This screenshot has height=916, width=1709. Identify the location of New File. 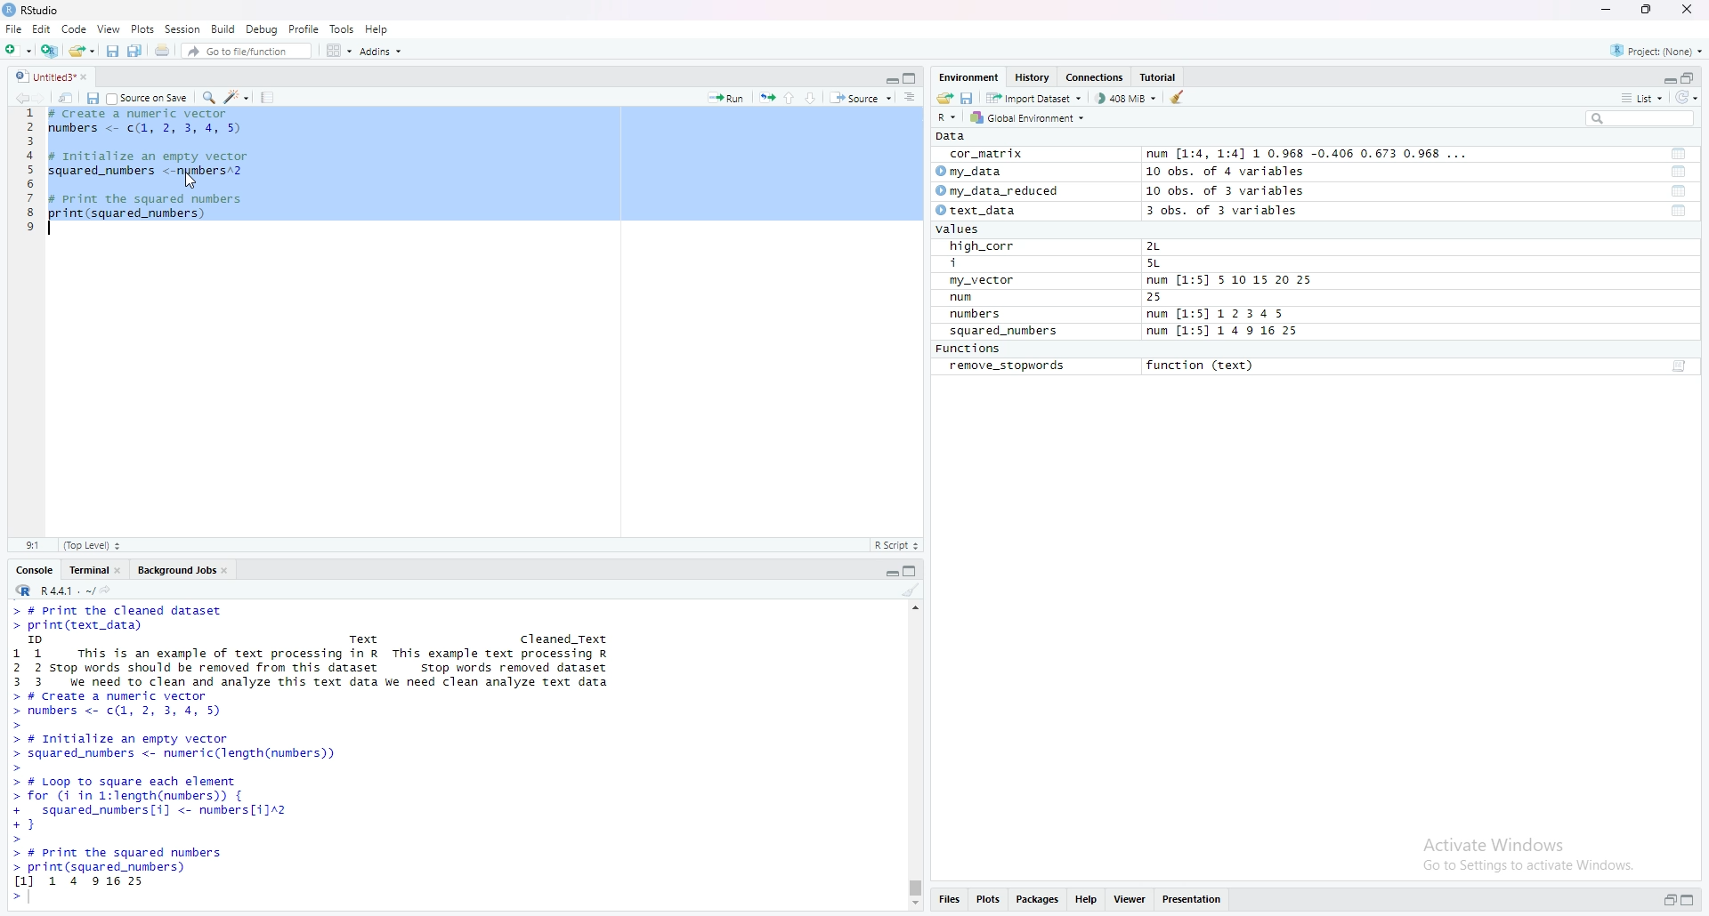
(17, 48).